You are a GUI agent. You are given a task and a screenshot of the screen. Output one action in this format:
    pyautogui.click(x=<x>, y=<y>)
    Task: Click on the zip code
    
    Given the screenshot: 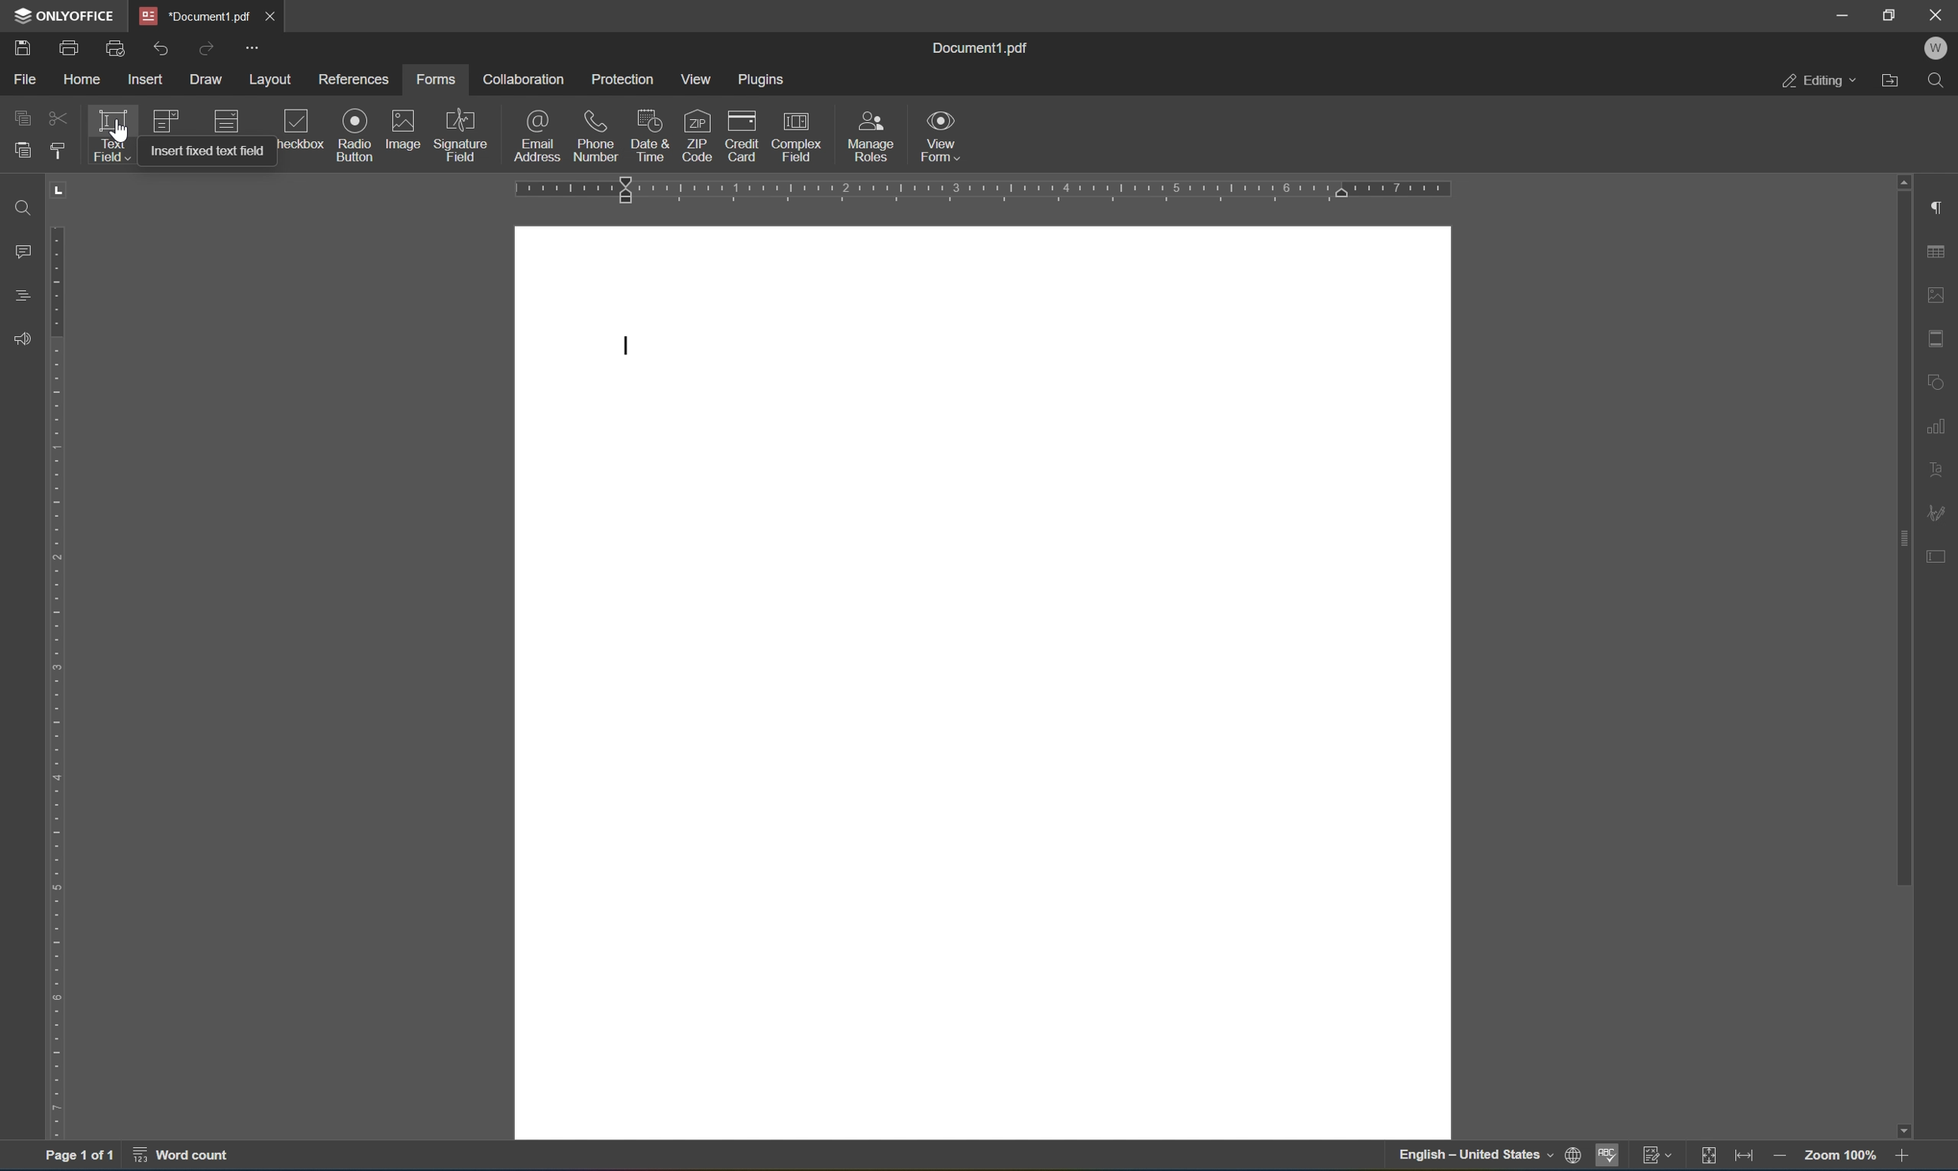 What is the action you would take?
    pyautogui.click(x=697, y=135)
    